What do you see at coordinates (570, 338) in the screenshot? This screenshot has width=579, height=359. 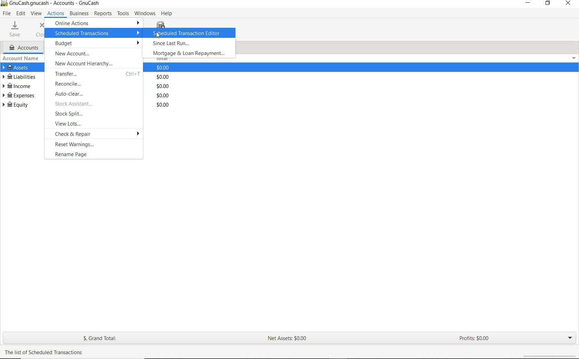 I see `EXPAND` at bounding box center [570, 338].